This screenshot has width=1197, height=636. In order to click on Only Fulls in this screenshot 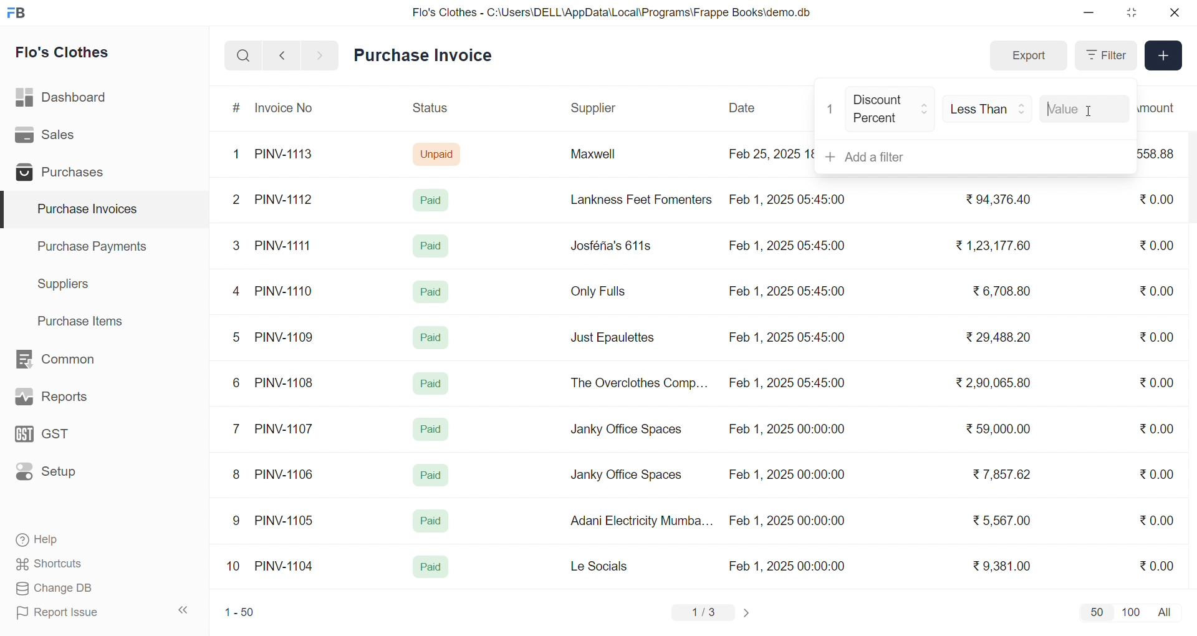, I will do `click(603, 294)`.